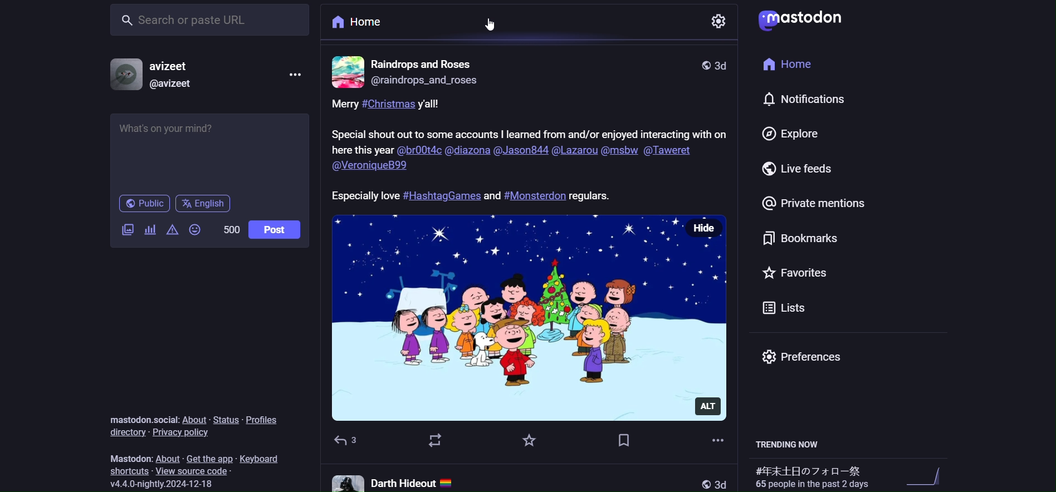 This screenshot has width=1056, height=492. Describe the element at coordinates (802, 97) in the screenshot. I see `notification` at that location.